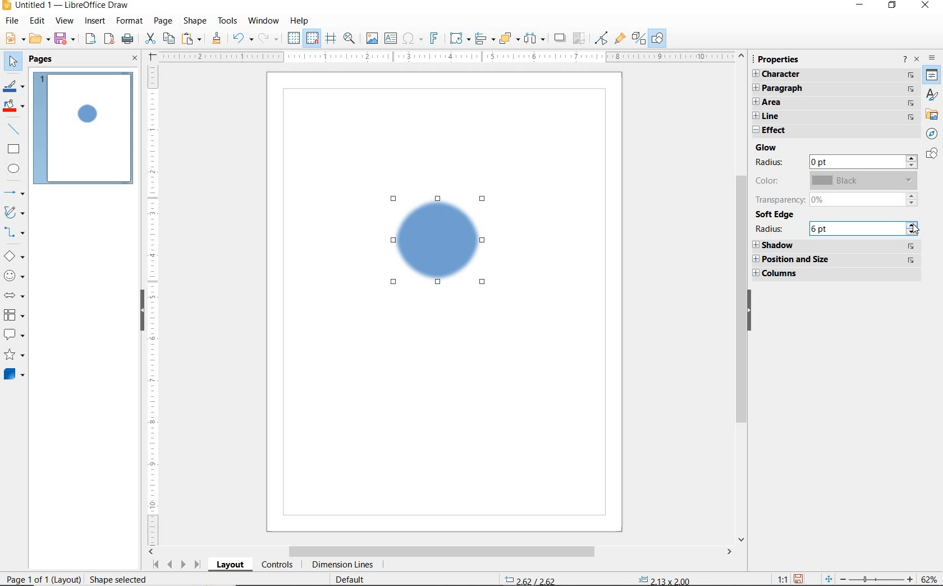 This screenshot has height=586, width=943. Describe the element at coordinates (442, 552) in the screenshot. I see `SCROLLBAR` at that location.